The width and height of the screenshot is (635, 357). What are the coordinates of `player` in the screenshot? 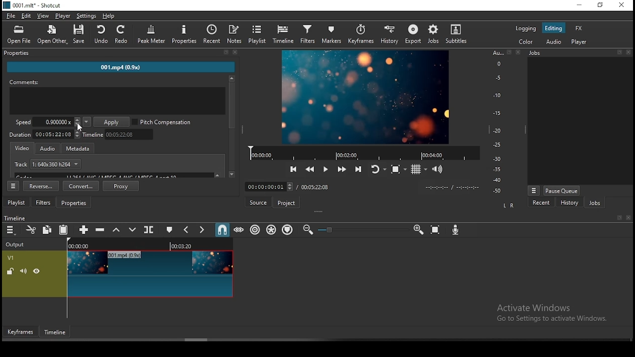 It's located at (579, 42).